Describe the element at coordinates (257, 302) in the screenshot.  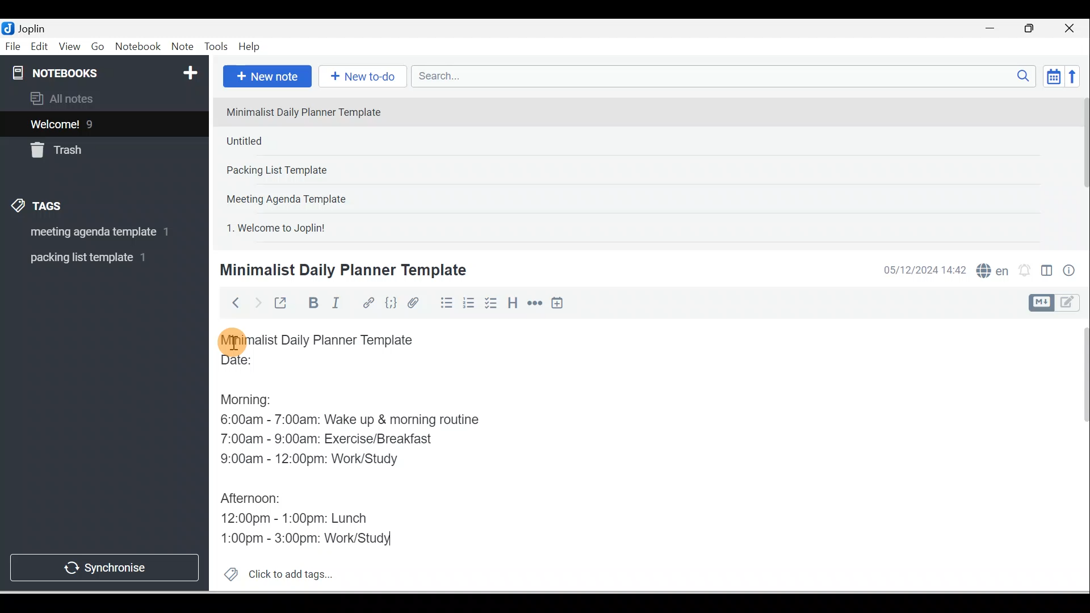
I see `Forward` at that location.